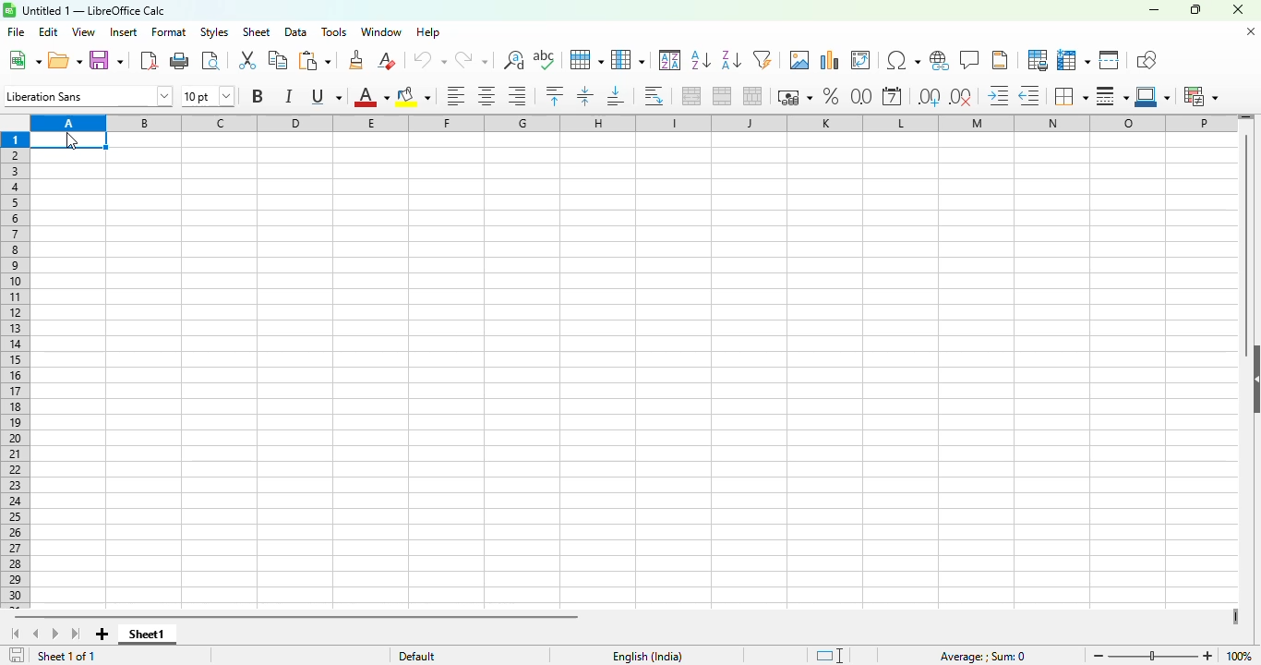 This screenshot has width=1261, height=665. Describe the element at coordinates (386, 60) in the screenshot. I see `clear direct formatting` at that location.